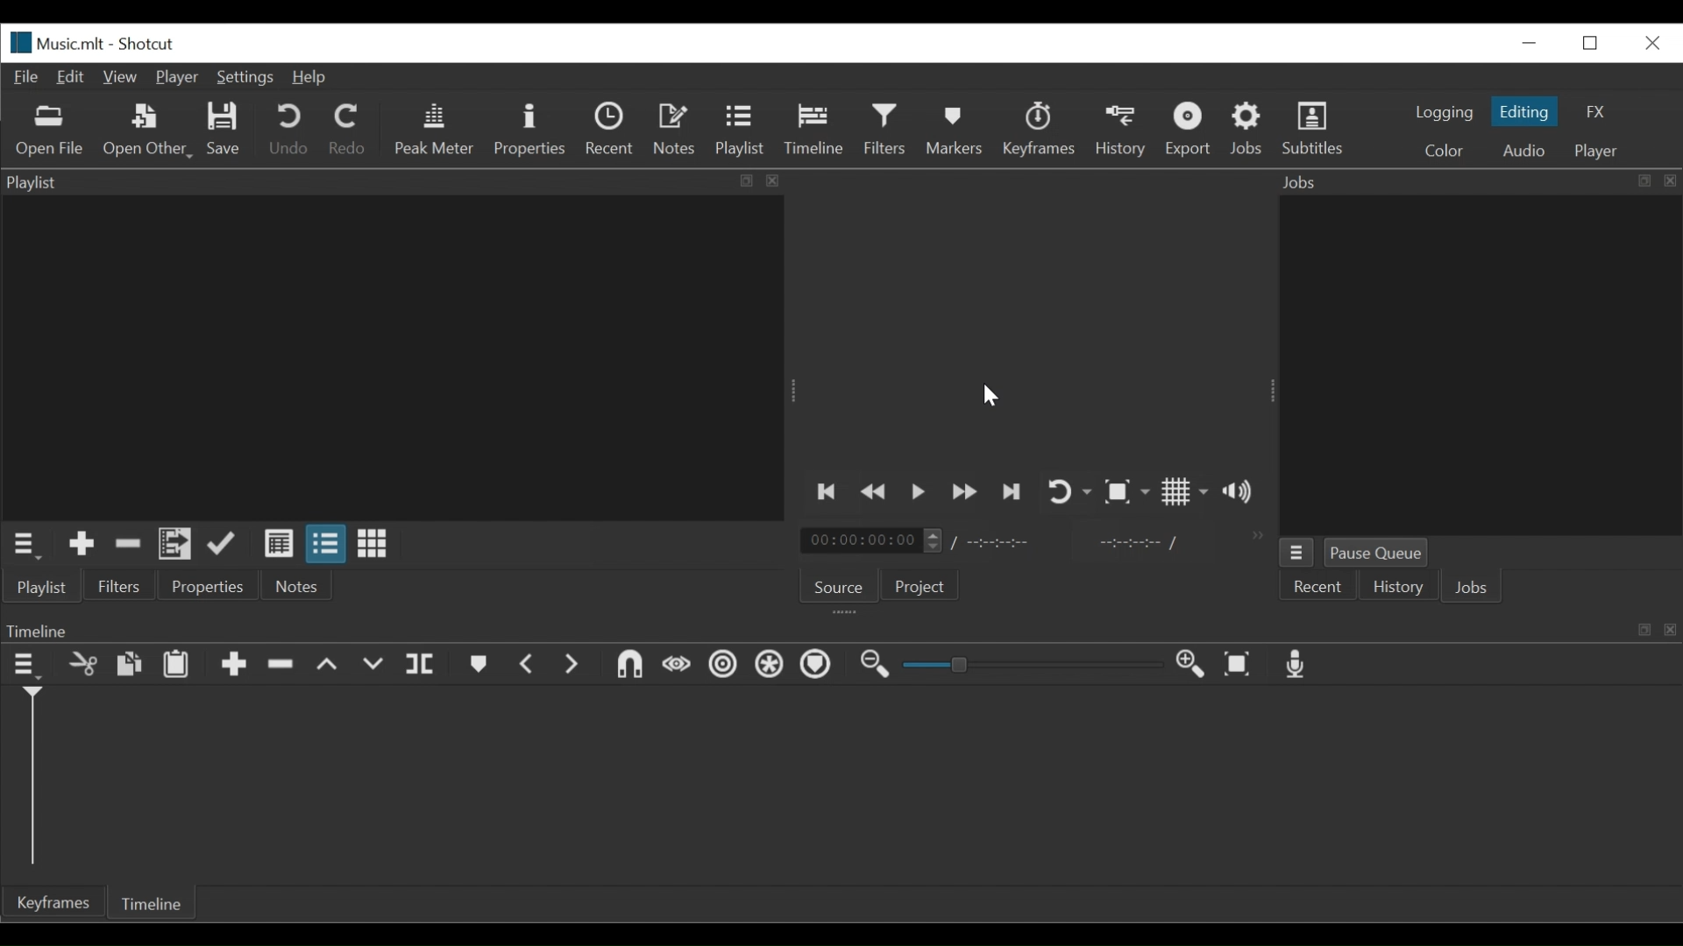  Describe the element at coordinates (965, 493) in the screenshot. I see `Play forward quickly` at that location.